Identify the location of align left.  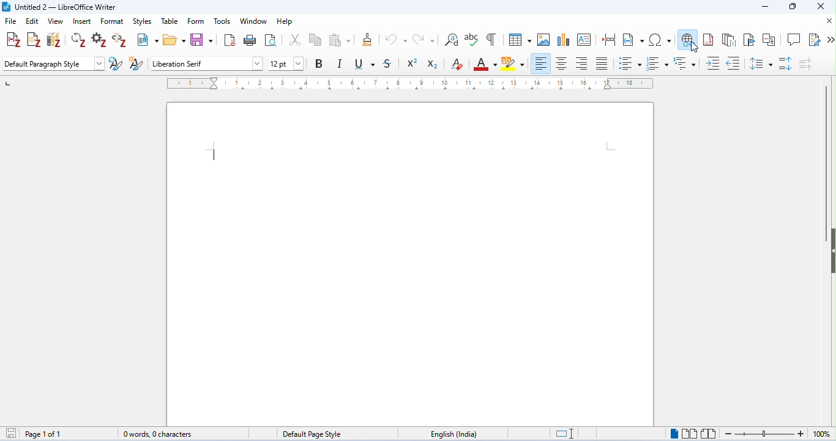
(541, 64).